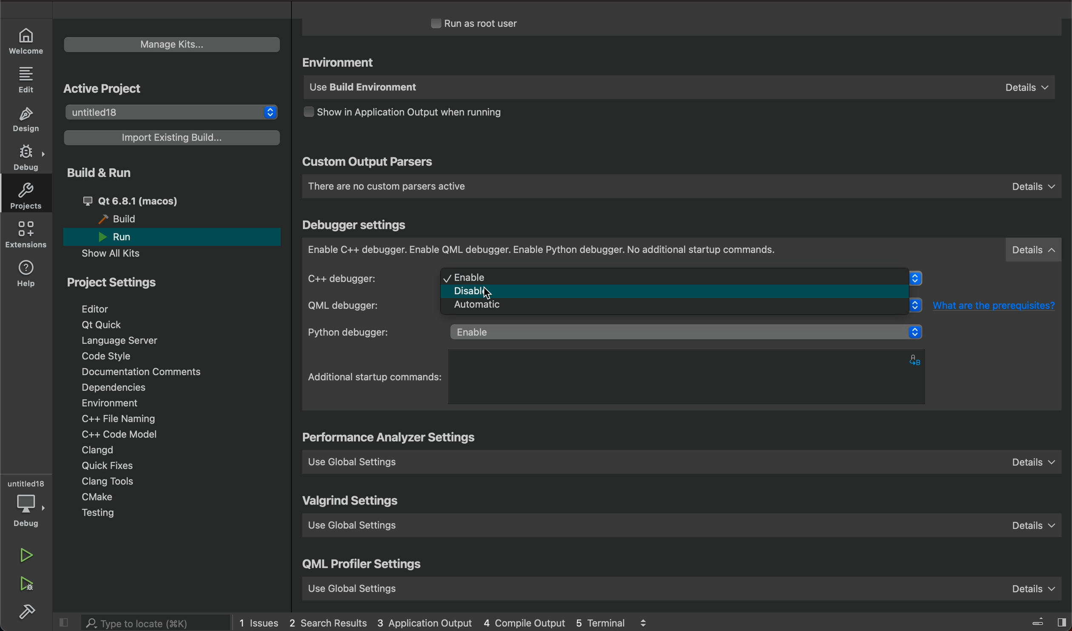 The height and width of the screenshot is (631, 1072). What do you see at coordinates (353, 502) in the screenshot?
I see `valgrind` at bounding box center [353, 502].